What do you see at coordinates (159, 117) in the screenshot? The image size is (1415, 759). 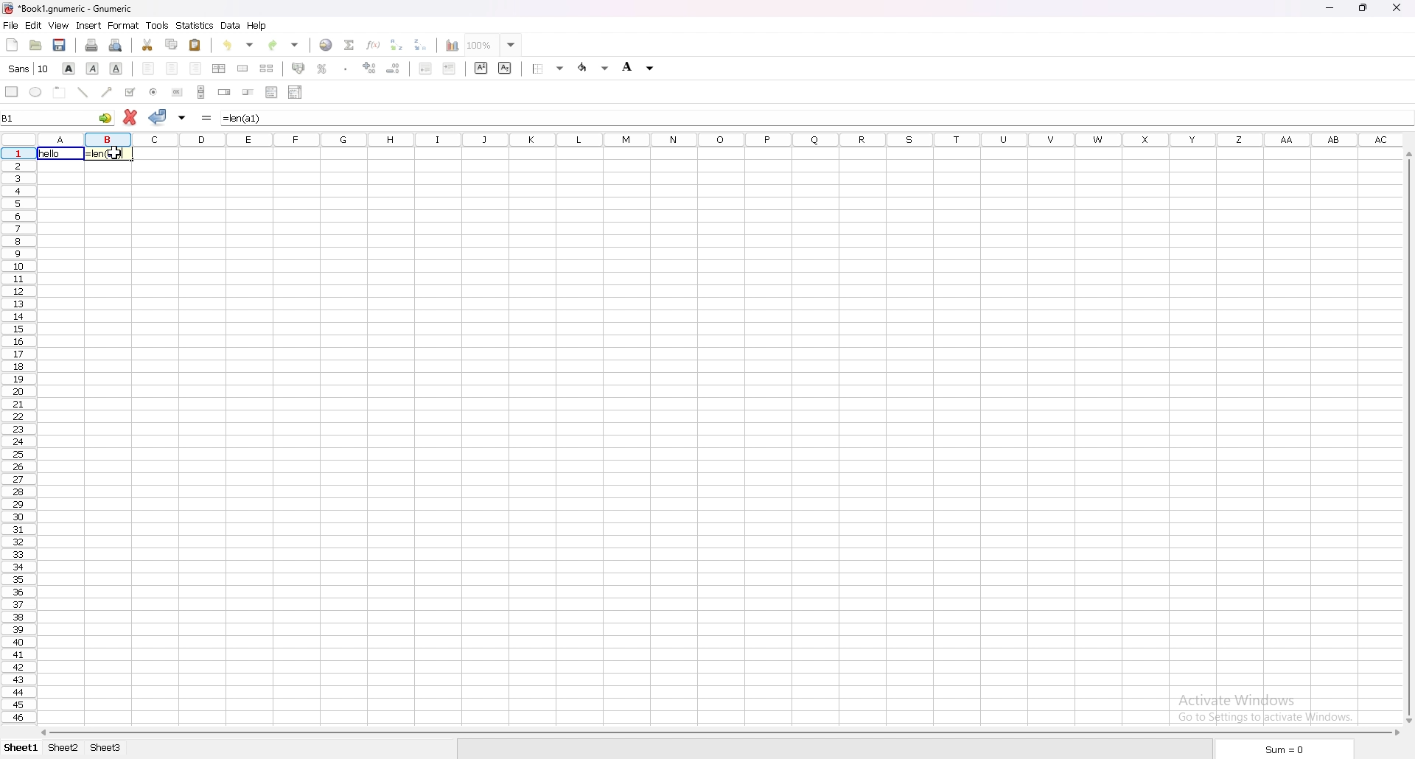 I see `accept change` at bounding box center [159, 117].